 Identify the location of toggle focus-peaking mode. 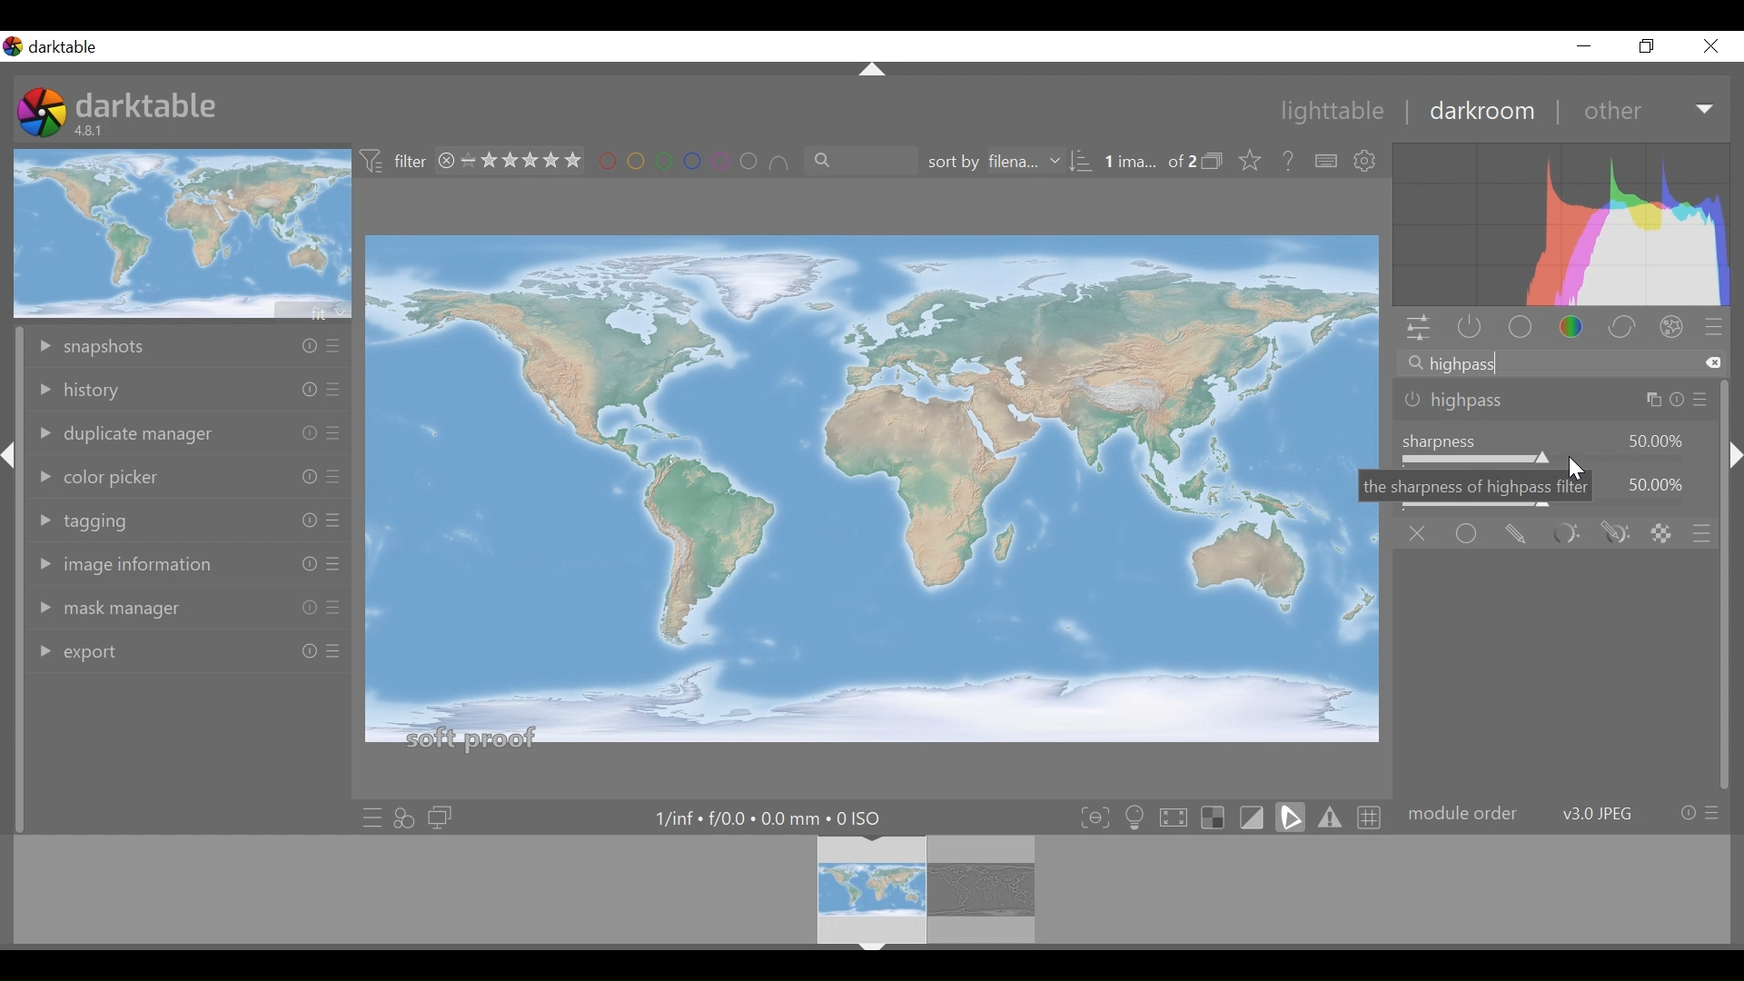
(1093, 816).